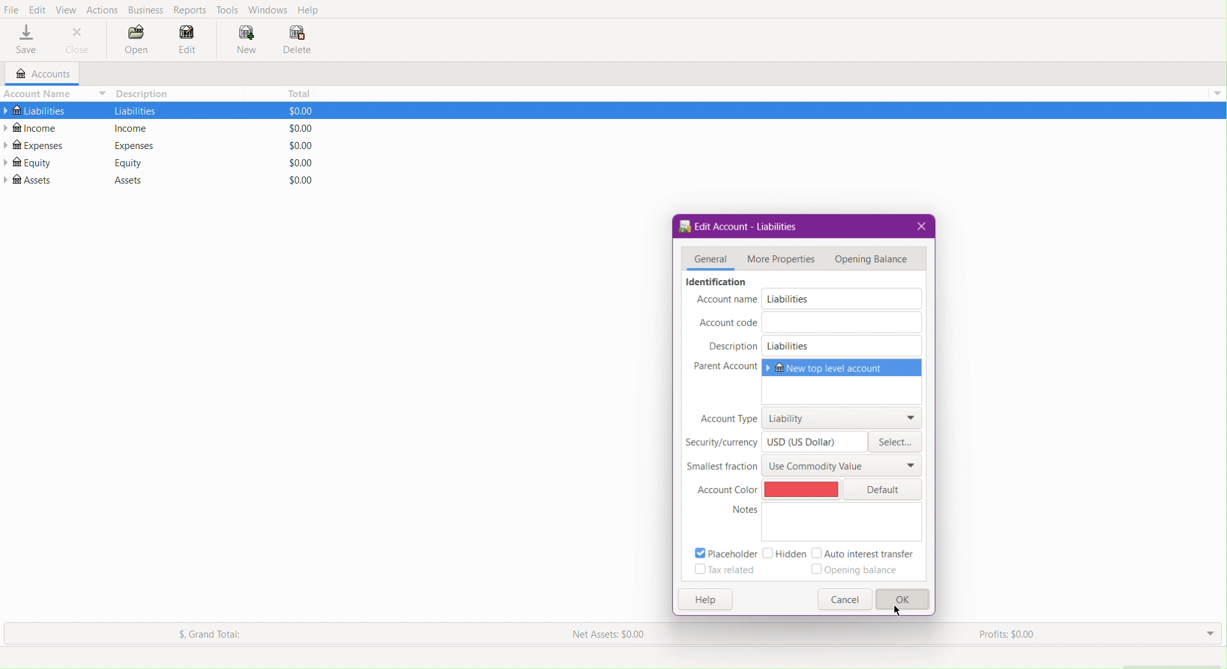 The image size is (1227, 669). I want to click on Net Assets, so click(611, 632).